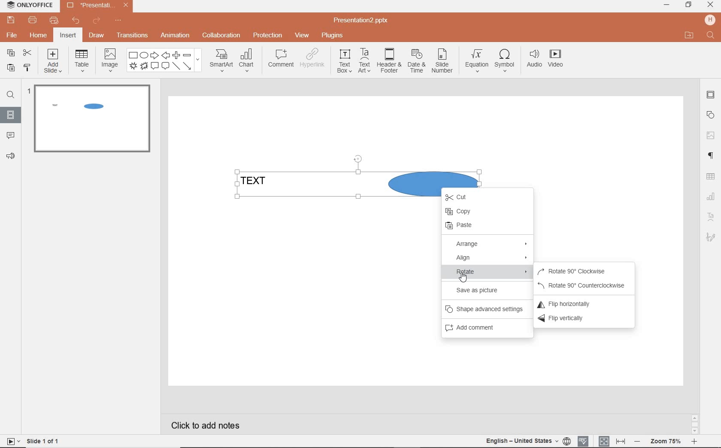 This screenshot has width=721, height=448. I want to click on chart, so click(248, 60).